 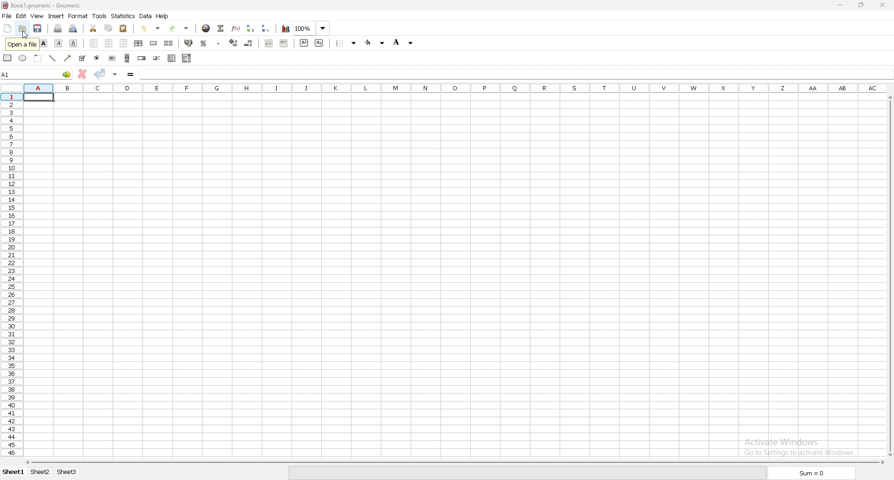 What do you see at coordinates (171, 59) in the screenshot?
I see `list` at bounding box center [171, 59].